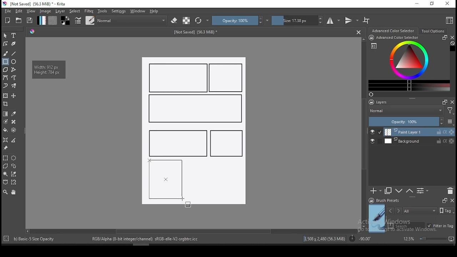 The height and width of the screenshot is (257, 457). Describe the element at coordinates (75, 11) in the screenshot. I see `select` at that location.